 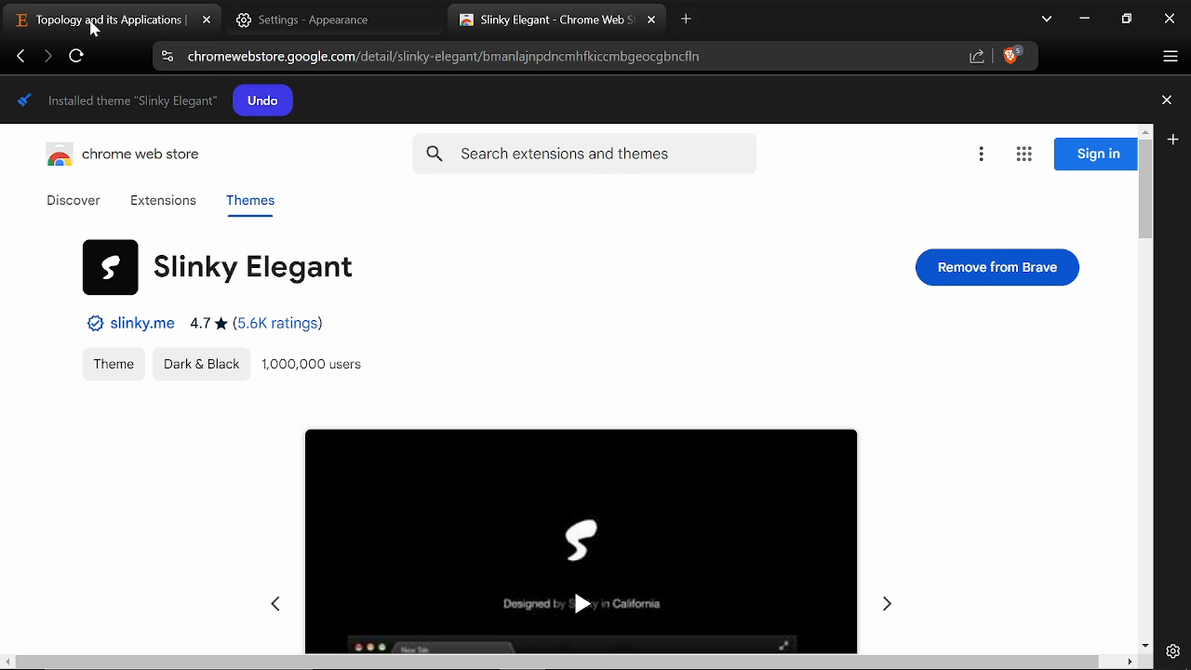 What do you see at coordinates (538, 21) in the screenshot?
I see `Current tab` at bounding box center [538, 21].